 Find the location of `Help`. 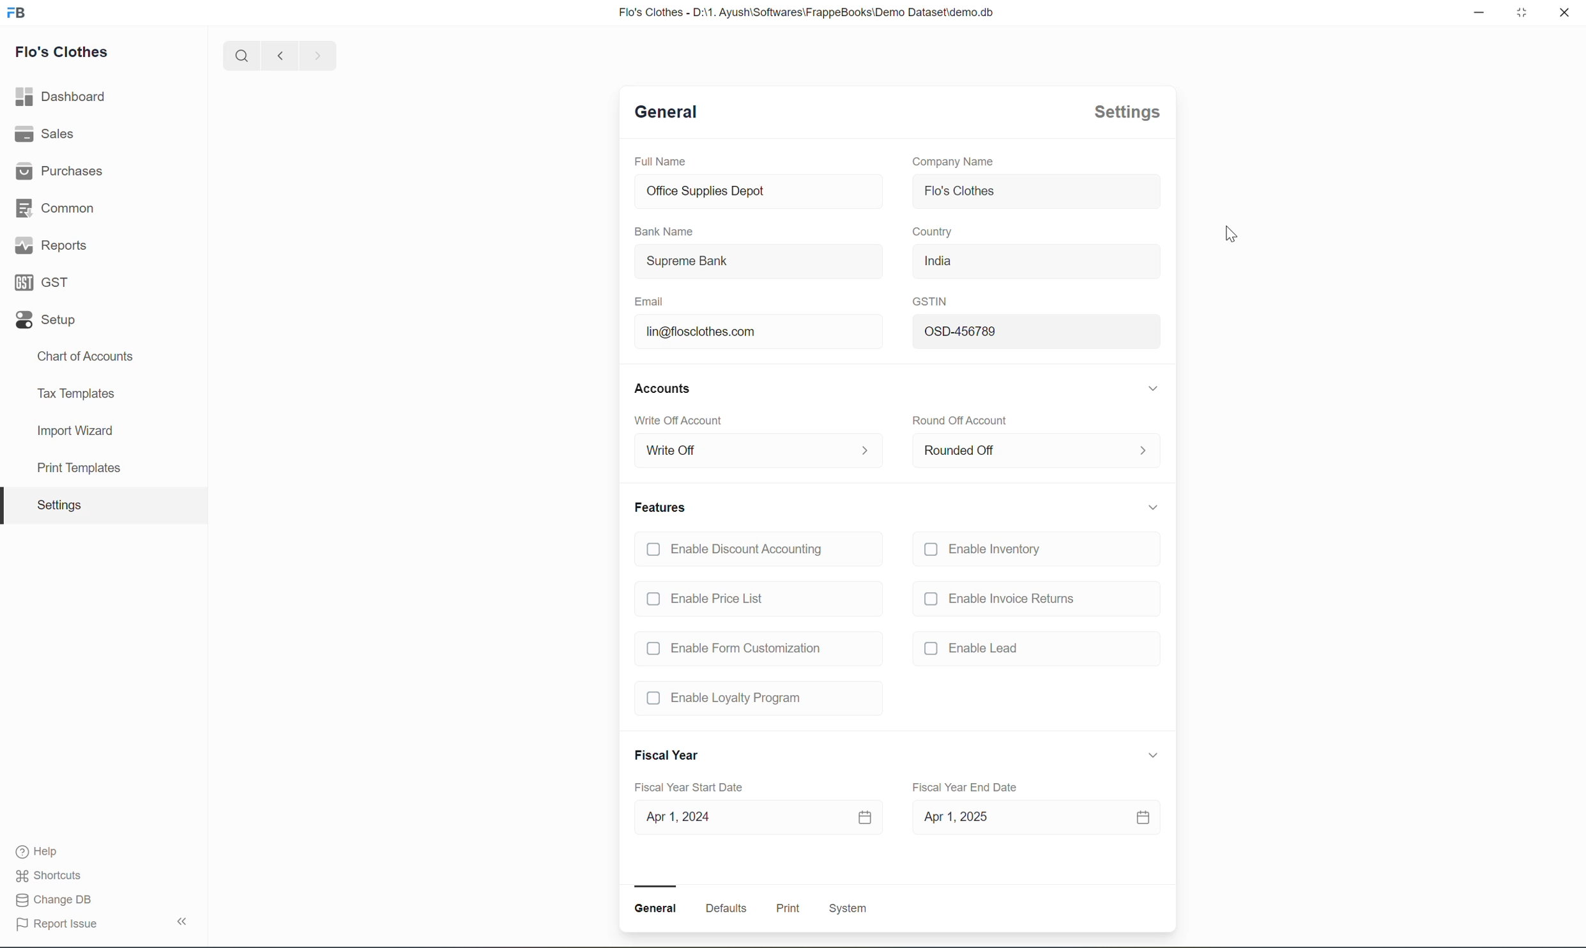

Help is located at coordinates (43, 852).